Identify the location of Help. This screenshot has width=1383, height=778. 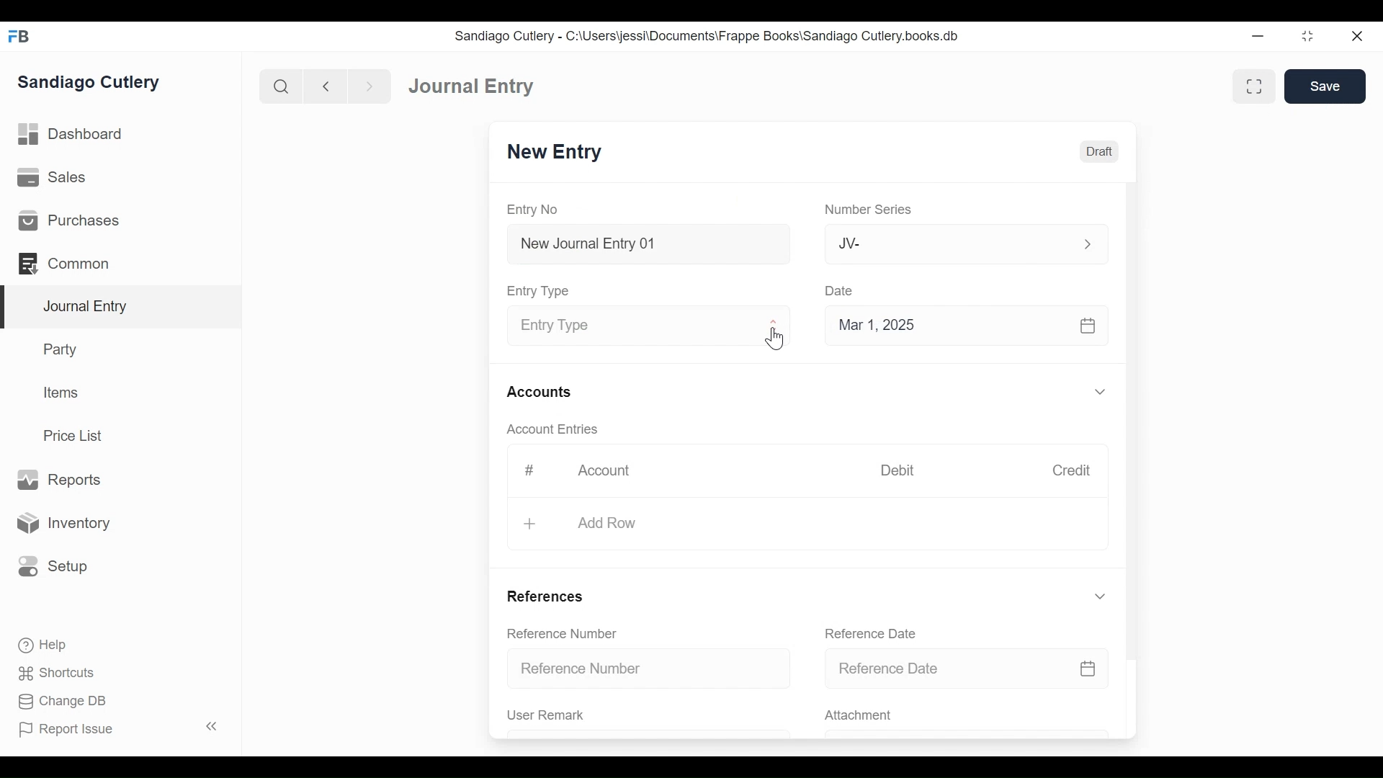
(36, 646).